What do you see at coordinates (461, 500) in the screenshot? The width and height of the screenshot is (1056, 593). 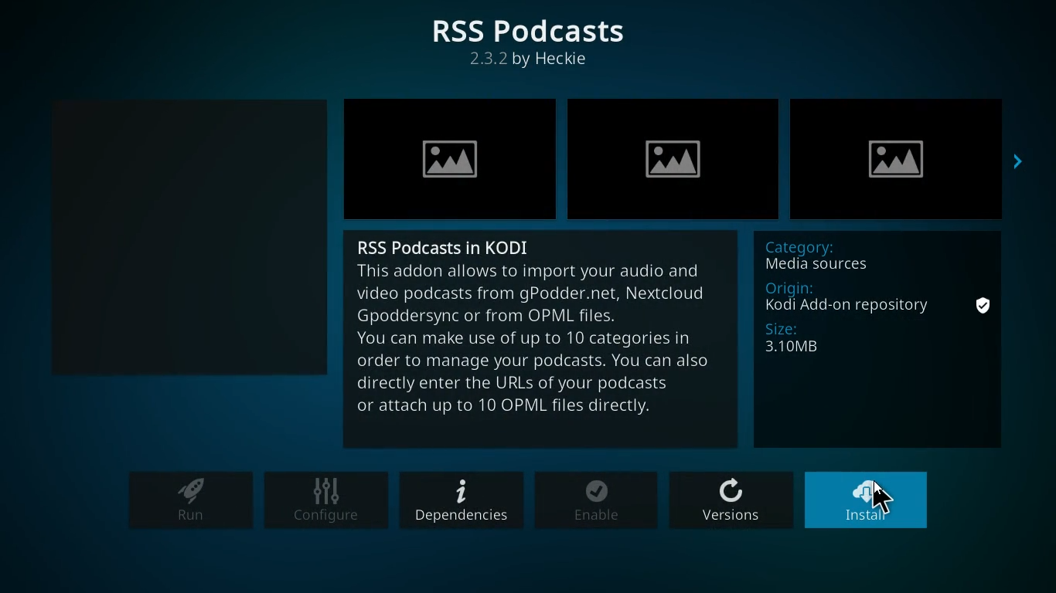 I see `dependencies` at bounding box center [461, 500].